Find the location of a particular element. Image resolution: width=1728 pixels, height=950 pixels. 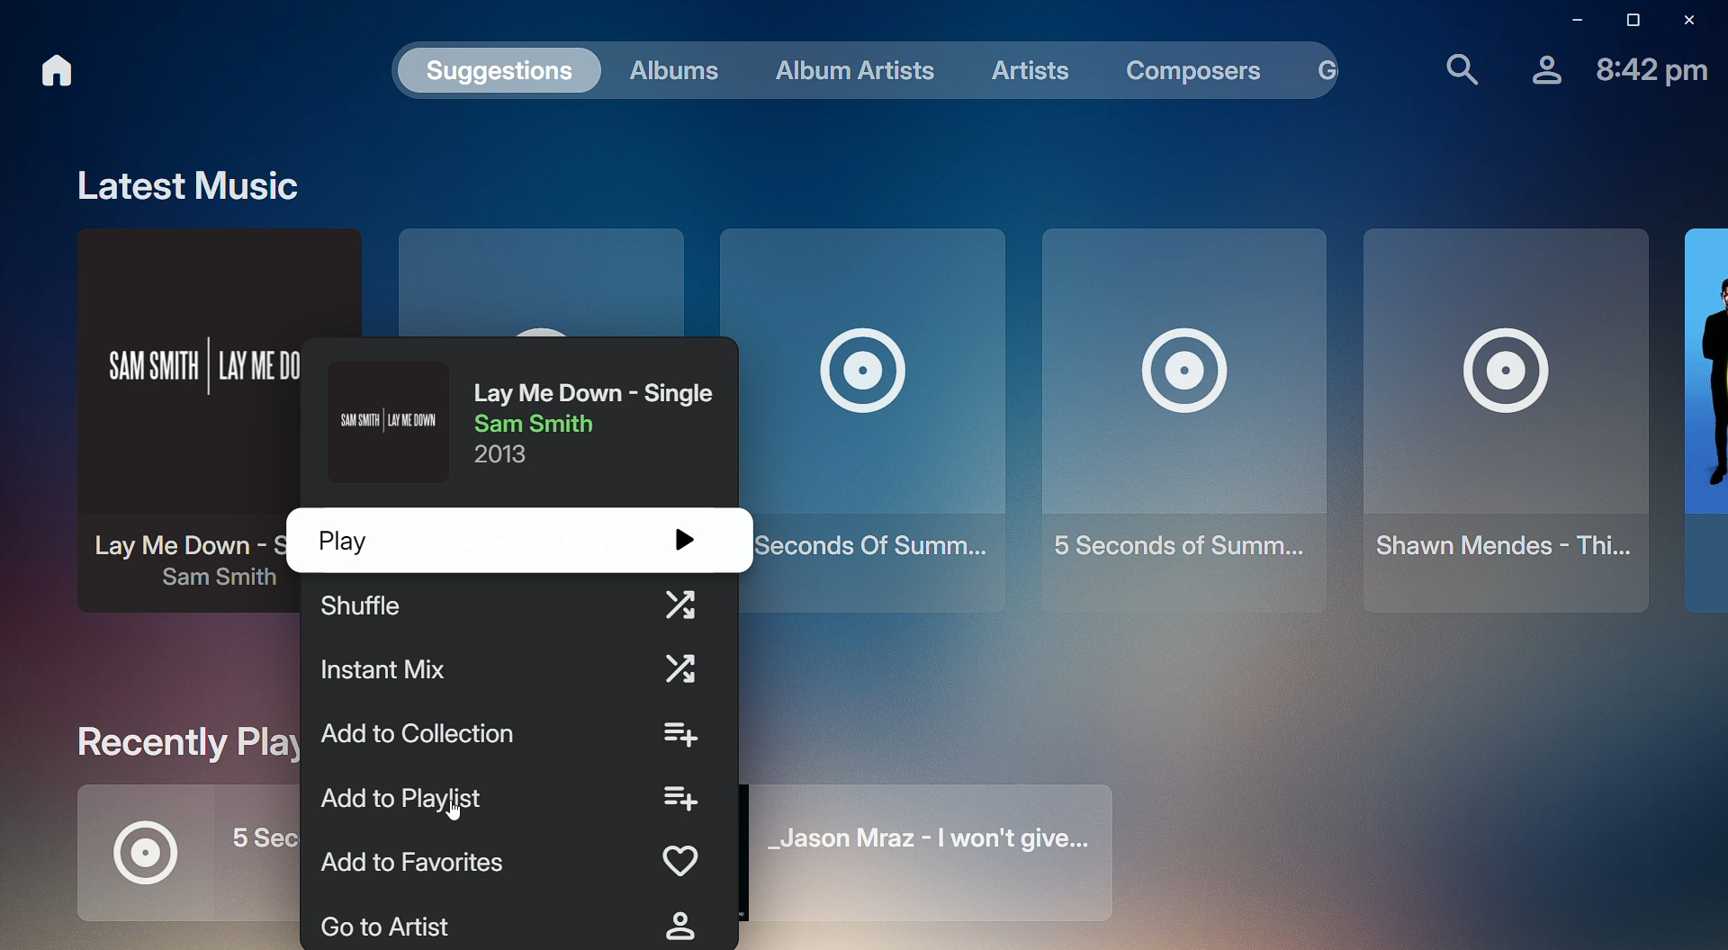

Play is located at coordinates (518, 542).